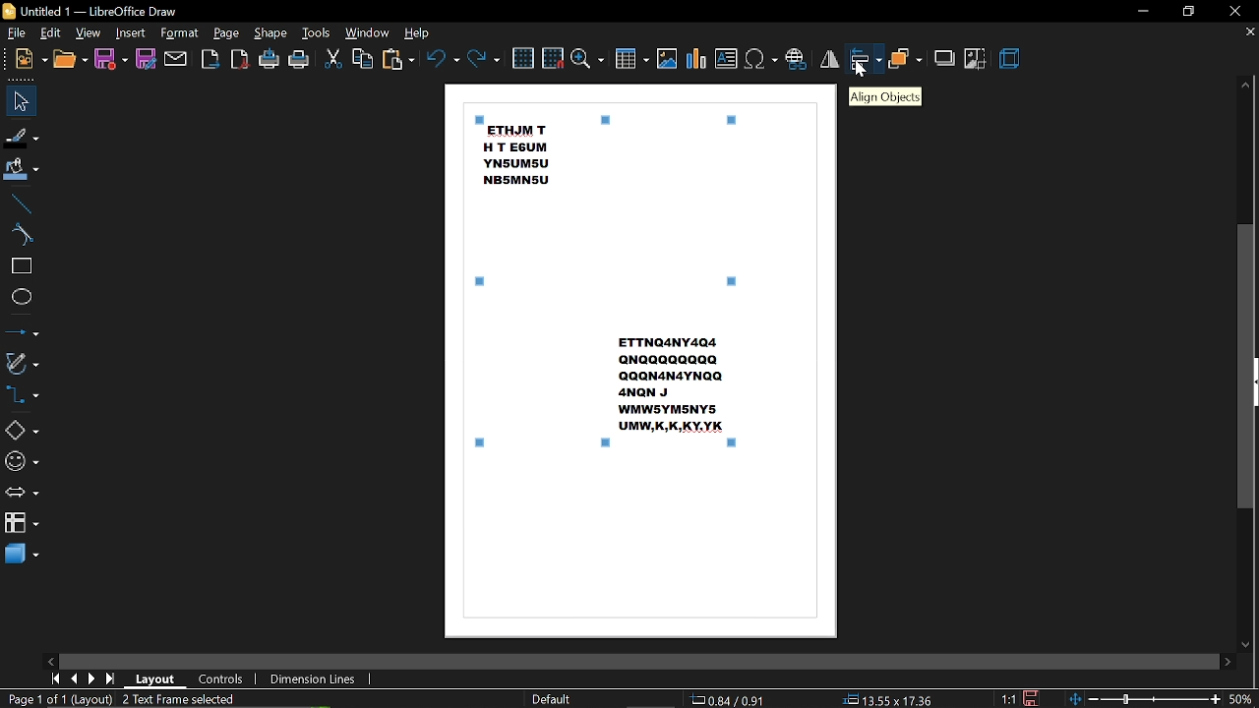 The image size is (1259, 708). I want to click on page 1 of 1, so click(35, 698).